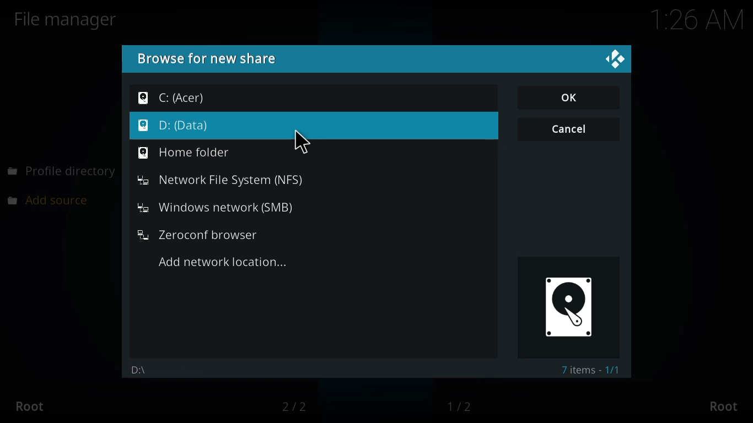 The height and width of the screenshot is (423, 753). I want to click on drive, so click(564, 308).